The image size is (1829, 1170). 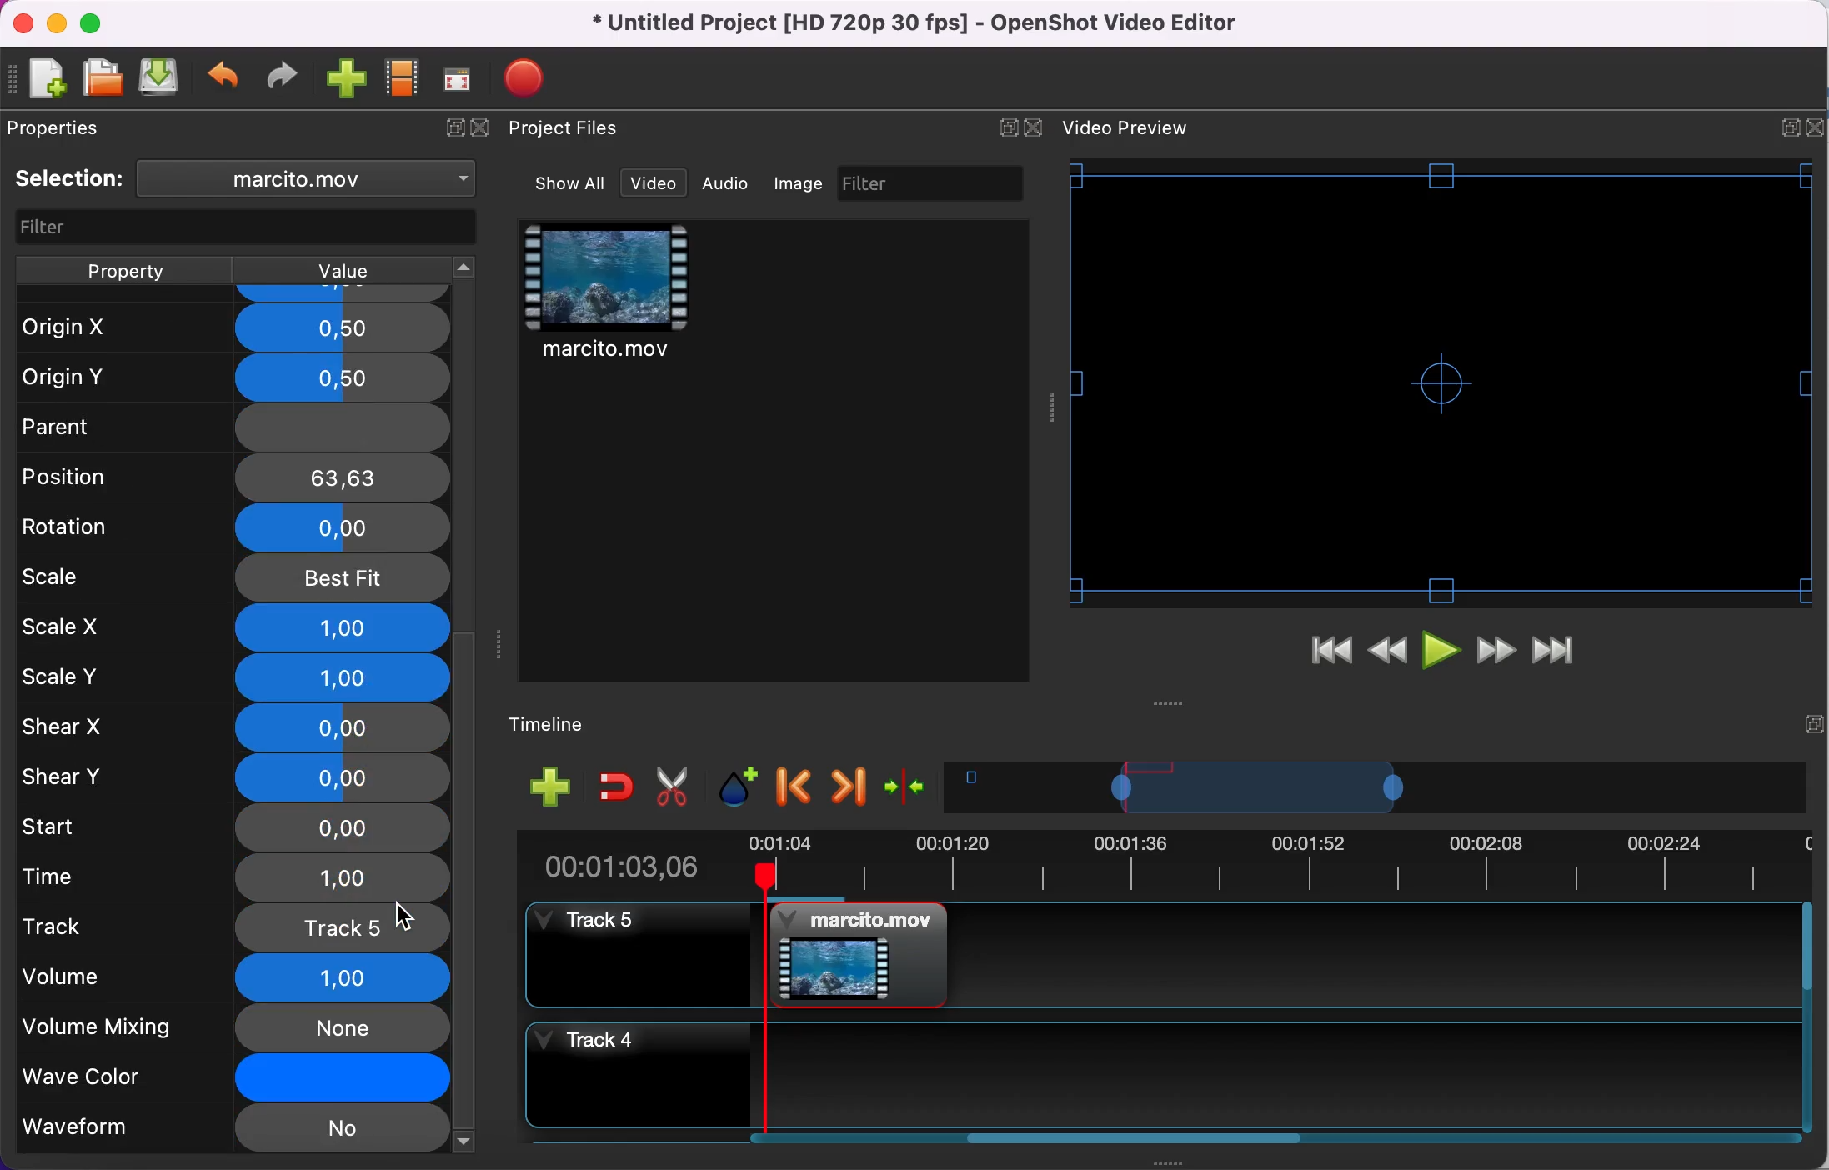 I want to click on Close, so click(x=1814, y=127).